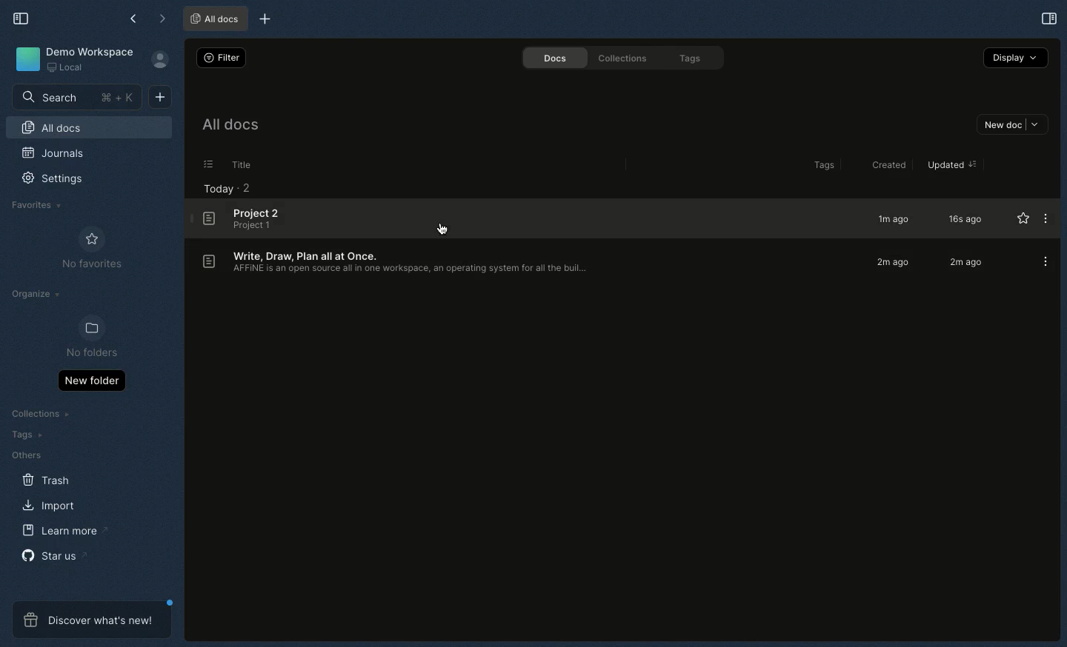 The width and height of the screenshot is (1067, 647). Describe the element at coordinates (92, 247) in the screenshot. I see `No favourites` at that location.